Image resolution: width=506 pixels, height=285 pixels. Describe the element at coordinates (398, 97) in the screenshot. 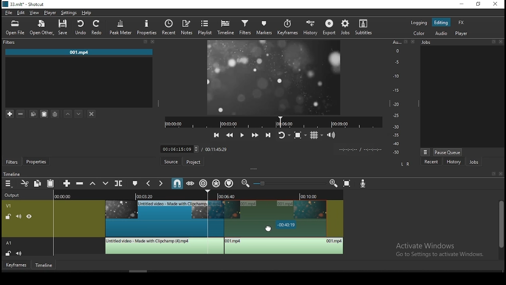

I see `scale` at that location.